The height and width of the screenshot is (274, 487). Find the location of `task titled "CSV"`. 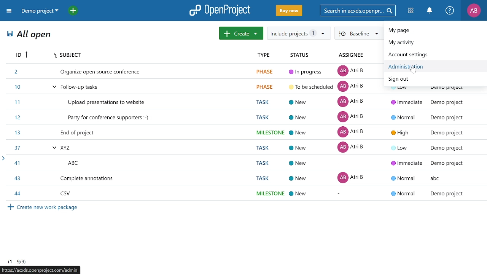

task titled "CSV" is located at coordinates (244, 194).